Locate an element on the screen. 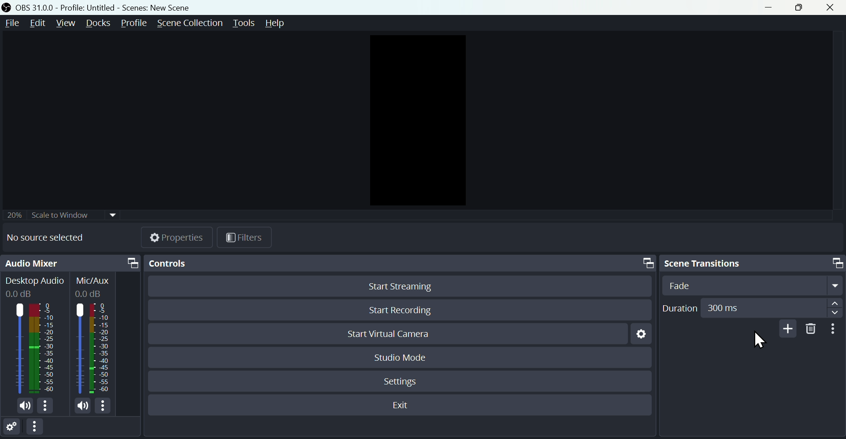 The width and height of the screenshot is (846, 439). view is located at coordinates (65, 22).